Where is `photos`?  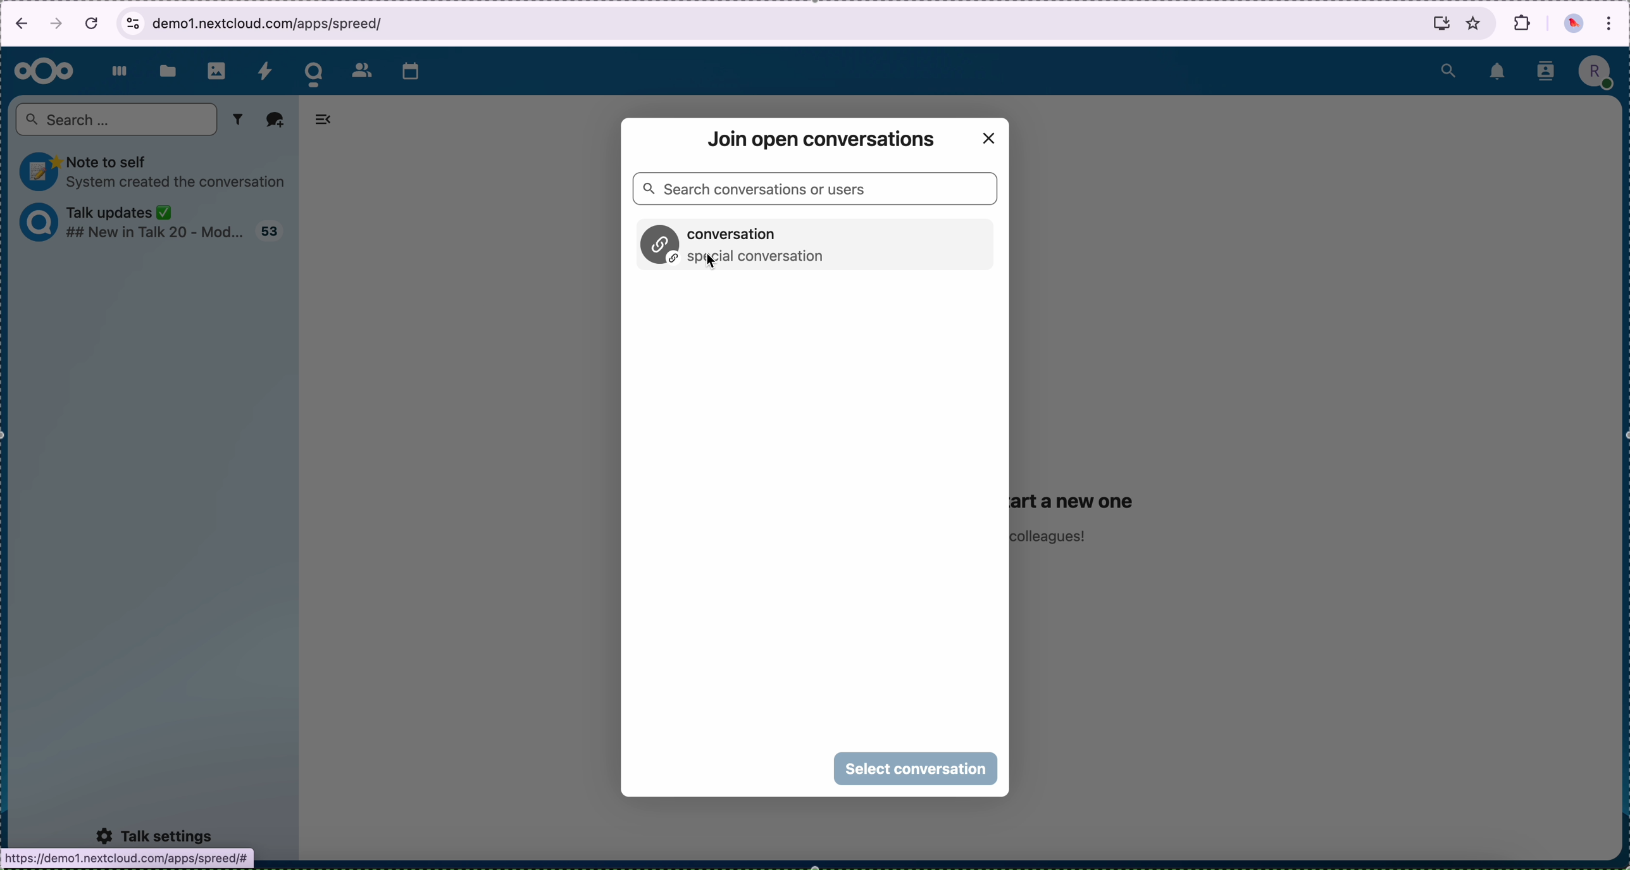 photos is located at coordinates (217, 69).